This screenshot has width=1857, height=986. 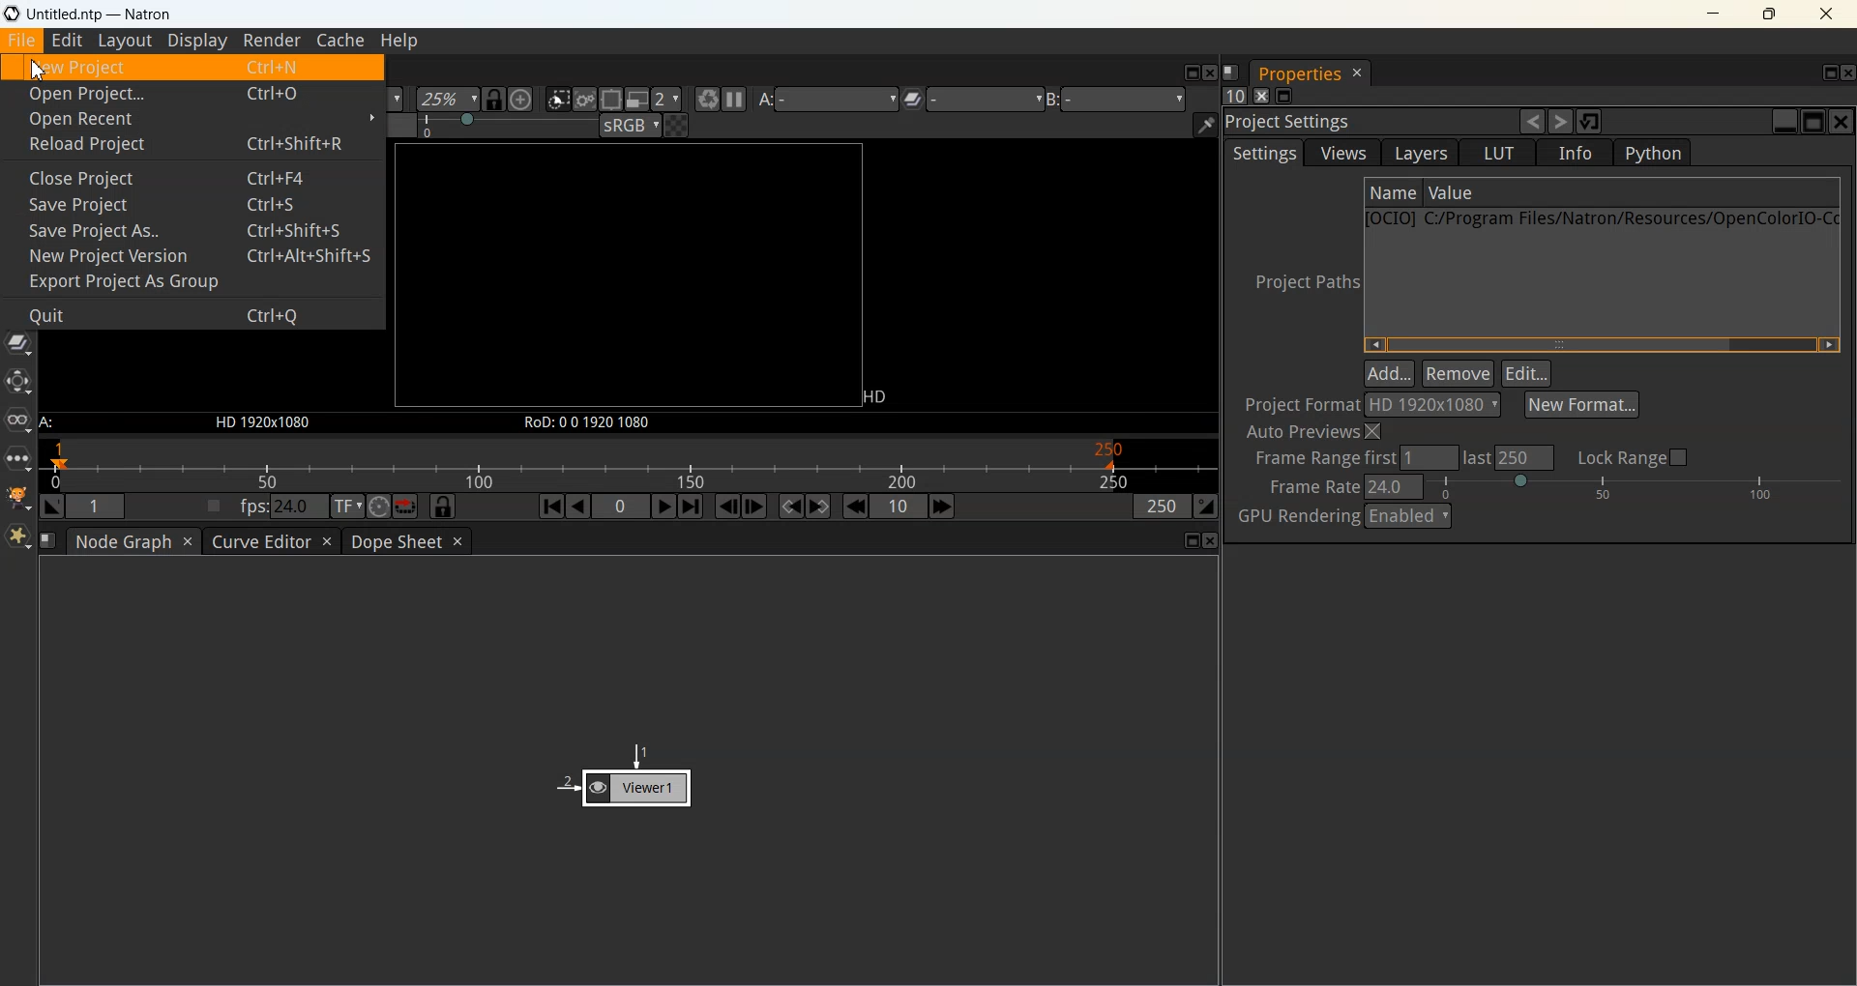 What do you see at coordinates (733, 99) in the screenshot?
I see `Pause Updates` at bounding box center [733, 99].